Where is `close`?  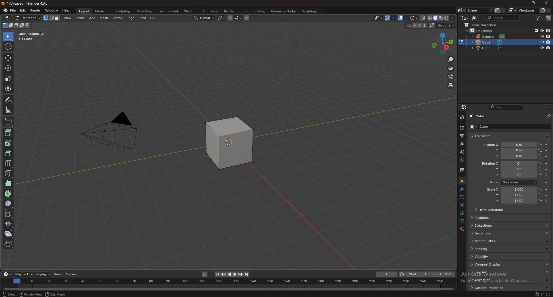
close is located at coordinates (545, 3).